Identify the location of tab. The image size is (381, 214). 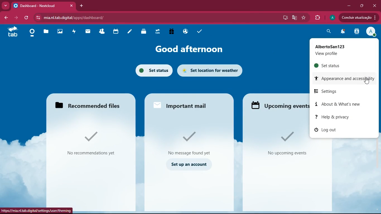
(13, 33).